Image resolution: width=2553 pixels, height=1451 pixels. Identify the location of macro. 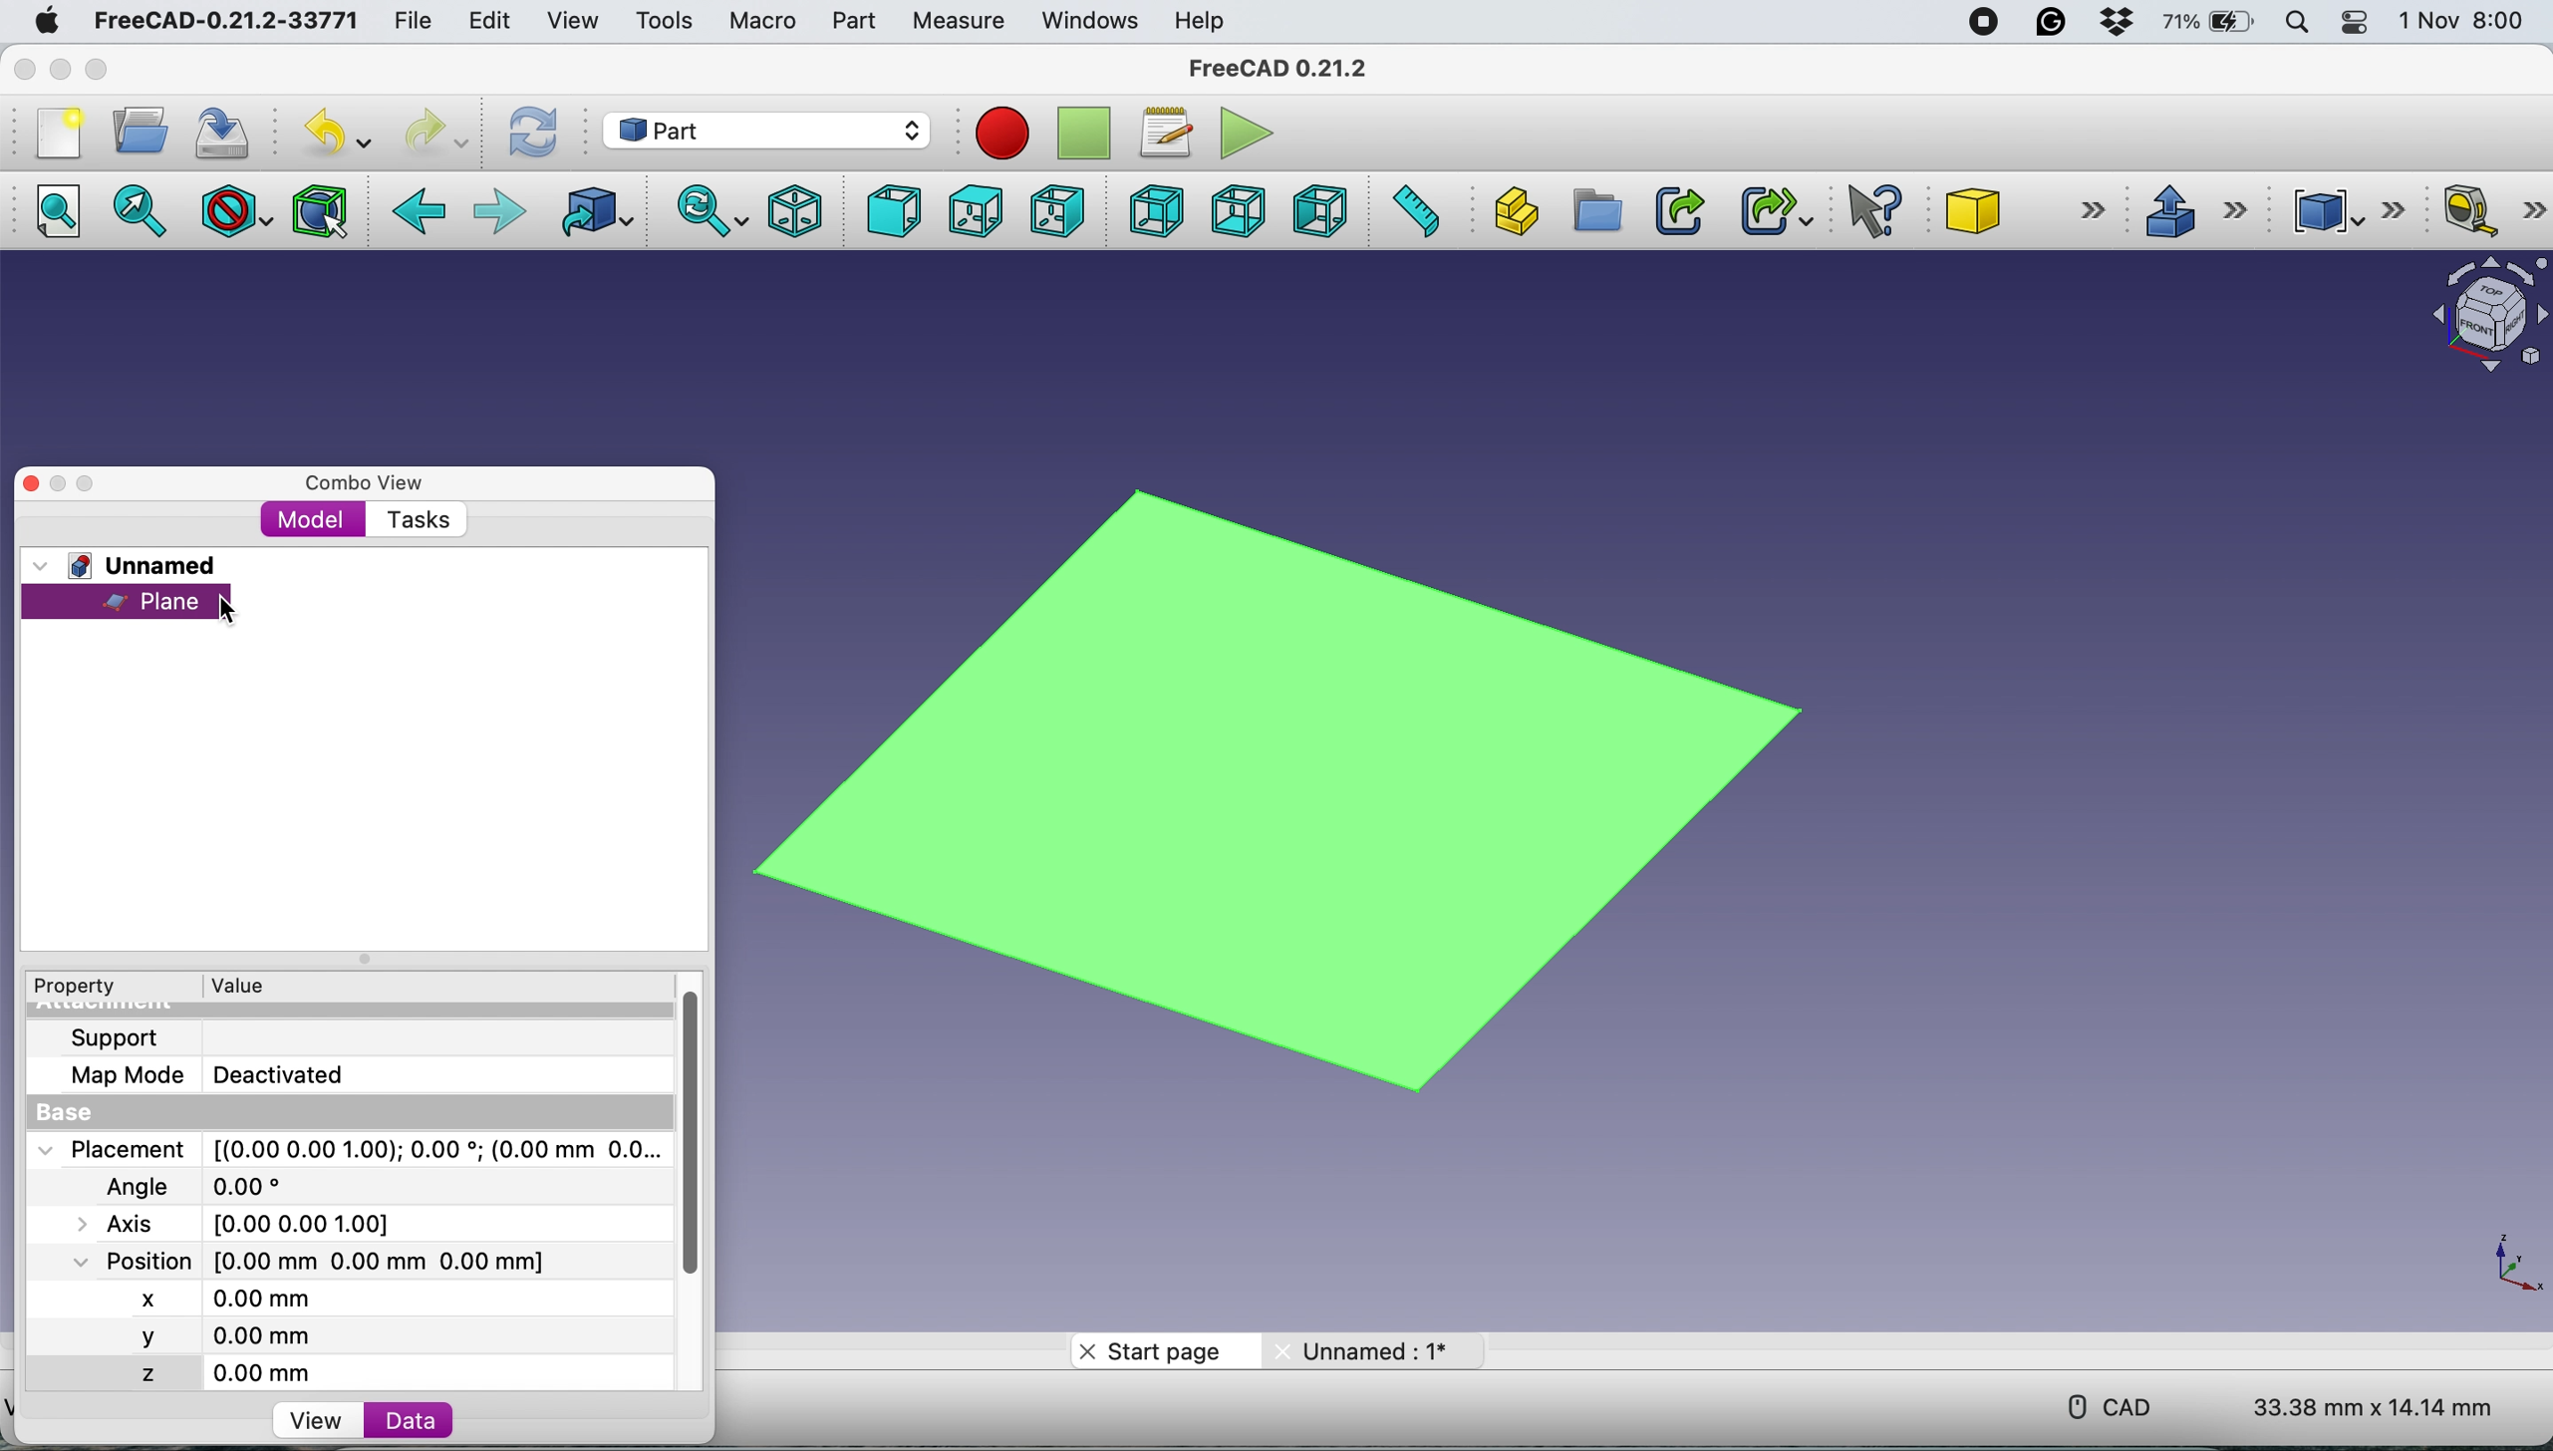
(758, 21).